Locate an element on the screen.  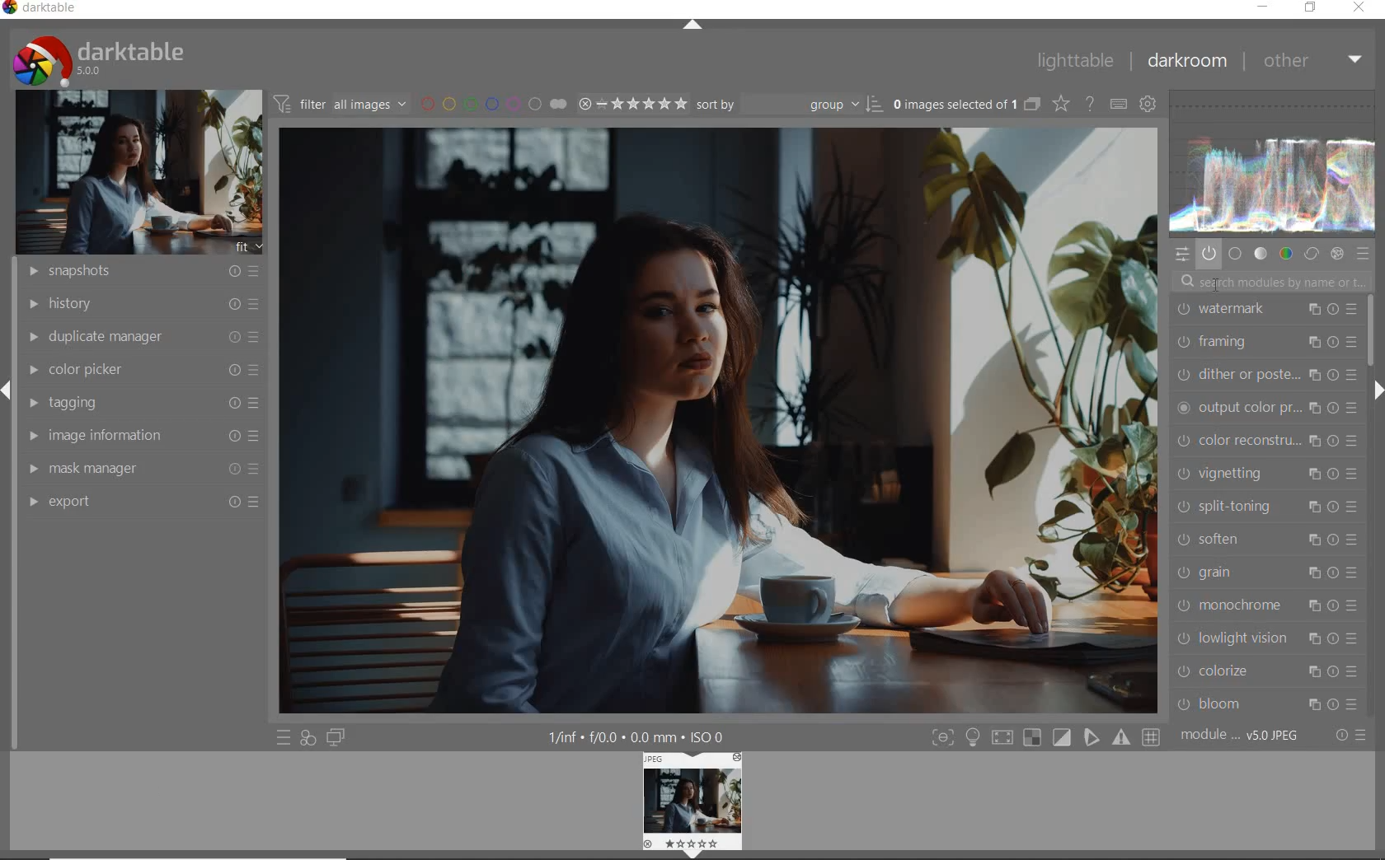
colorize is located at coordinates (1263, 671).